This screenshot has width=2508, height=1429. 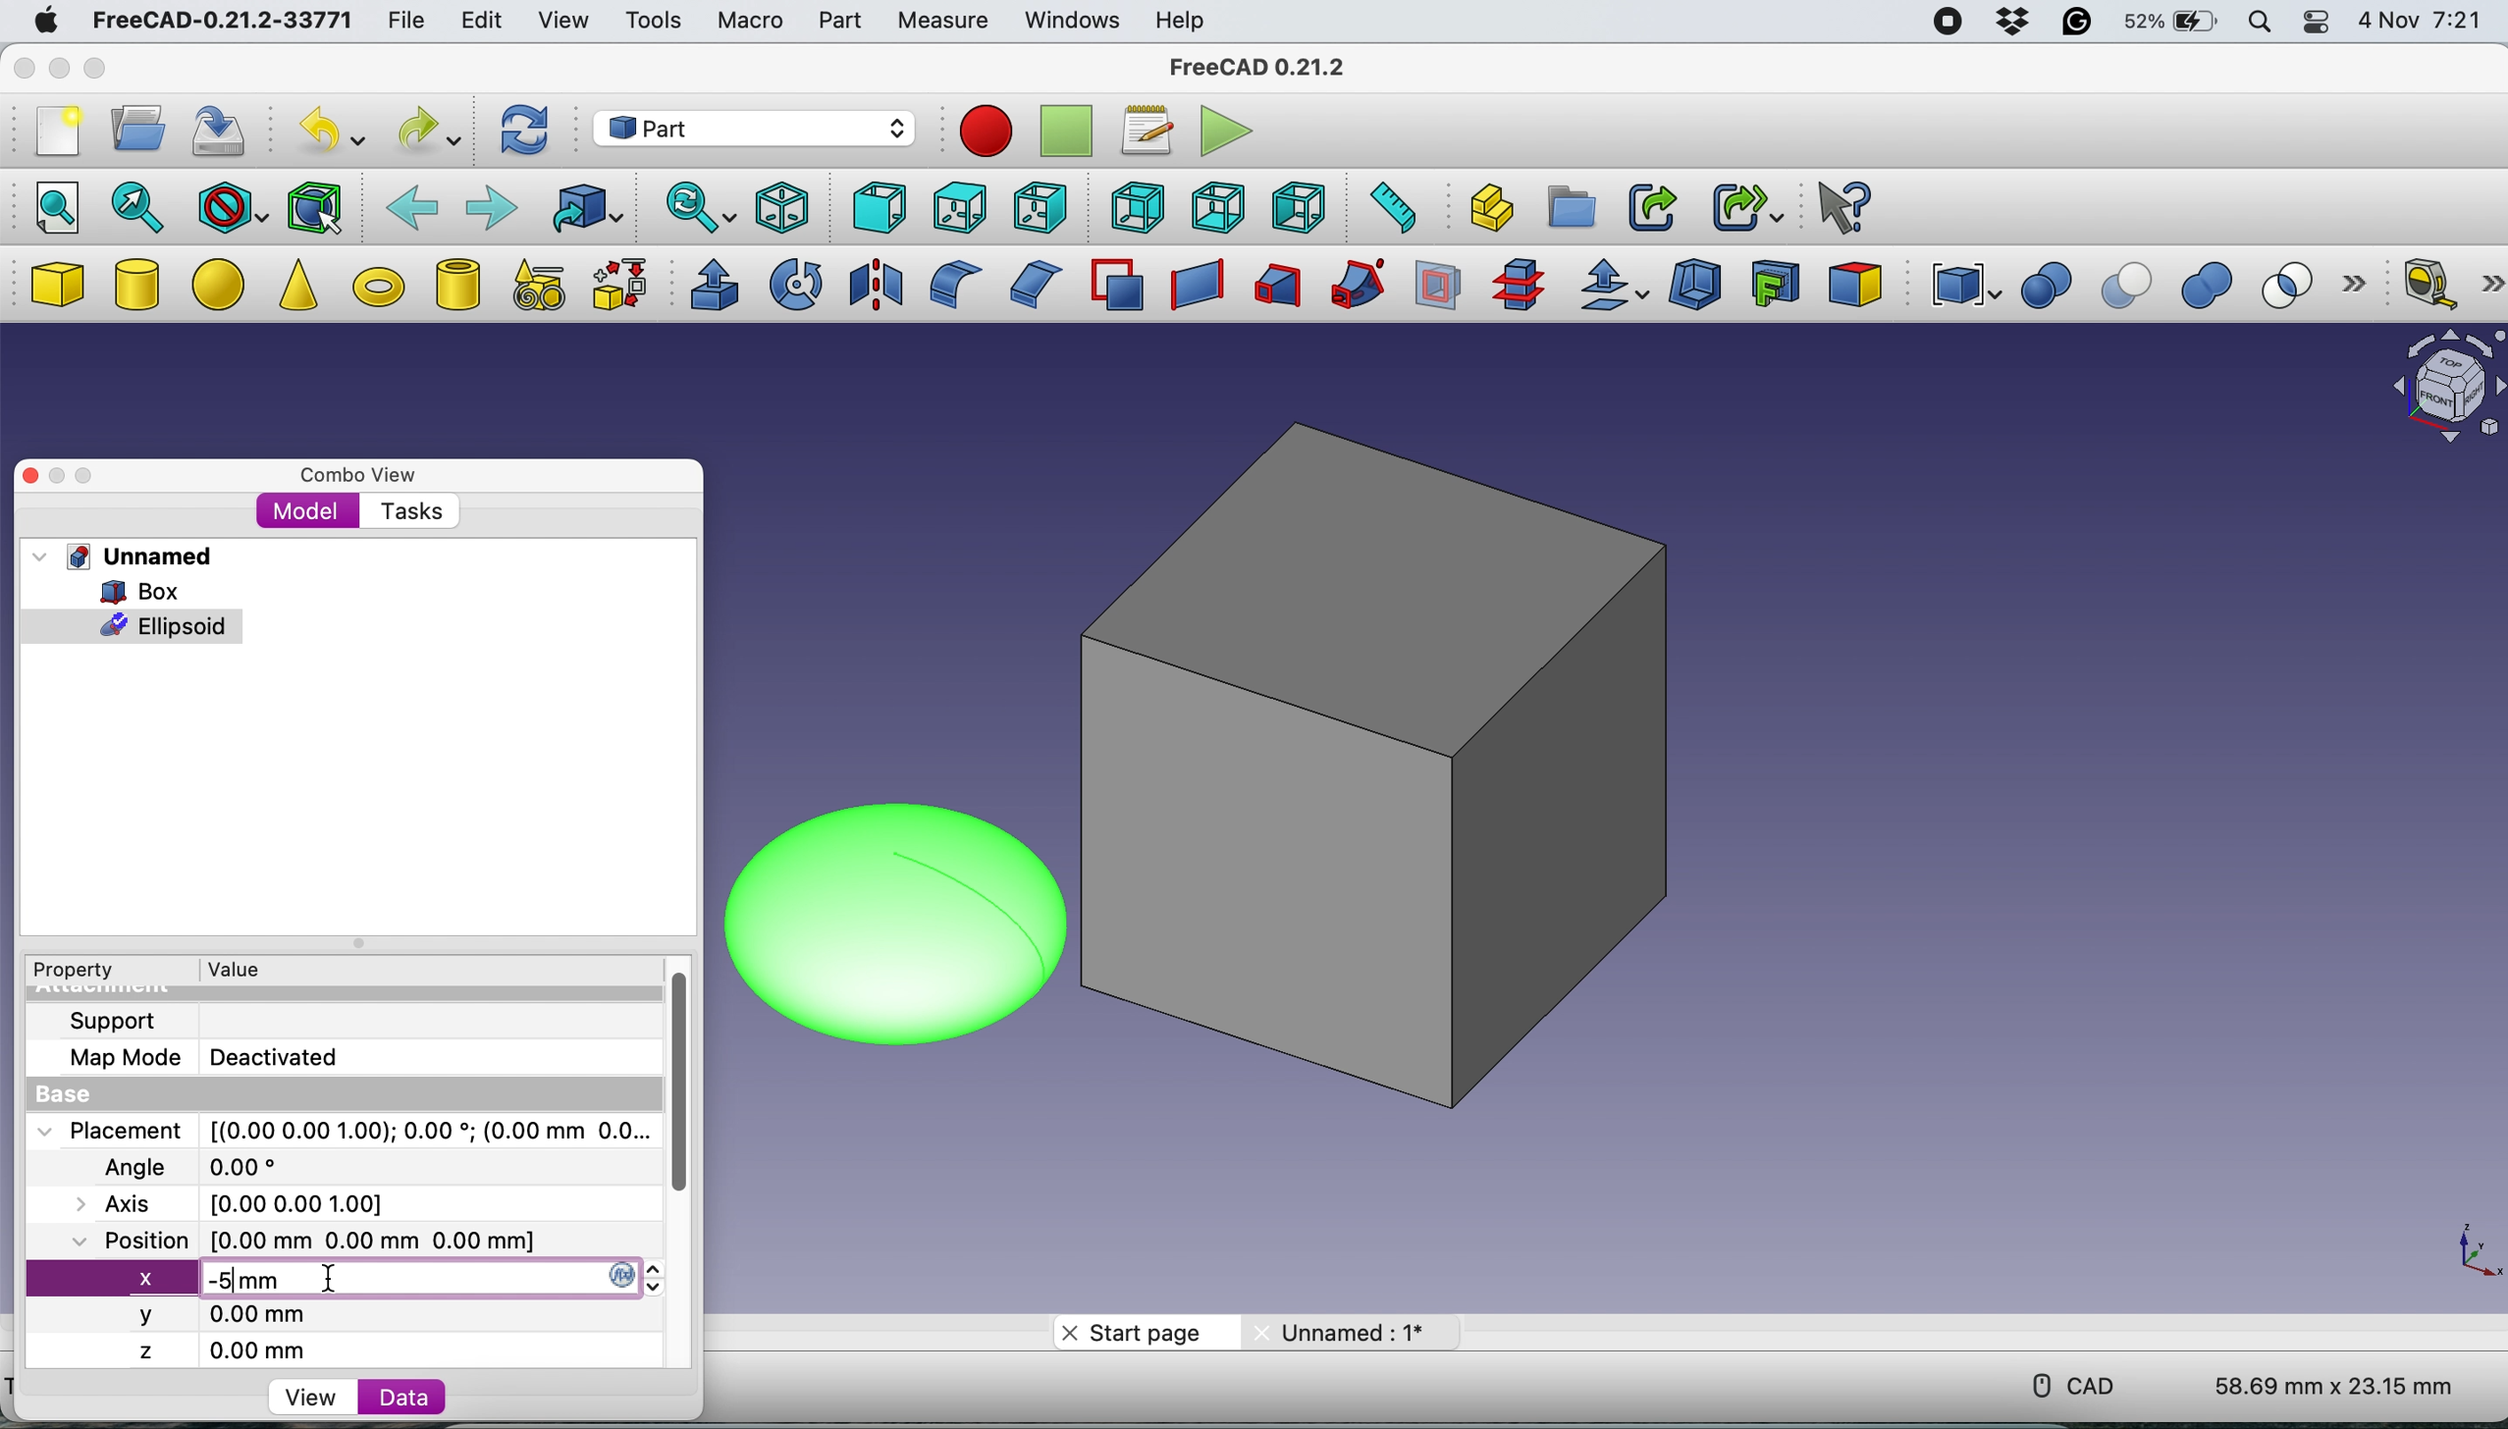 What do you see at coordinates (1841, 205) in the screenshot?
I see `What's this?` at bounding box center [1841, 205].